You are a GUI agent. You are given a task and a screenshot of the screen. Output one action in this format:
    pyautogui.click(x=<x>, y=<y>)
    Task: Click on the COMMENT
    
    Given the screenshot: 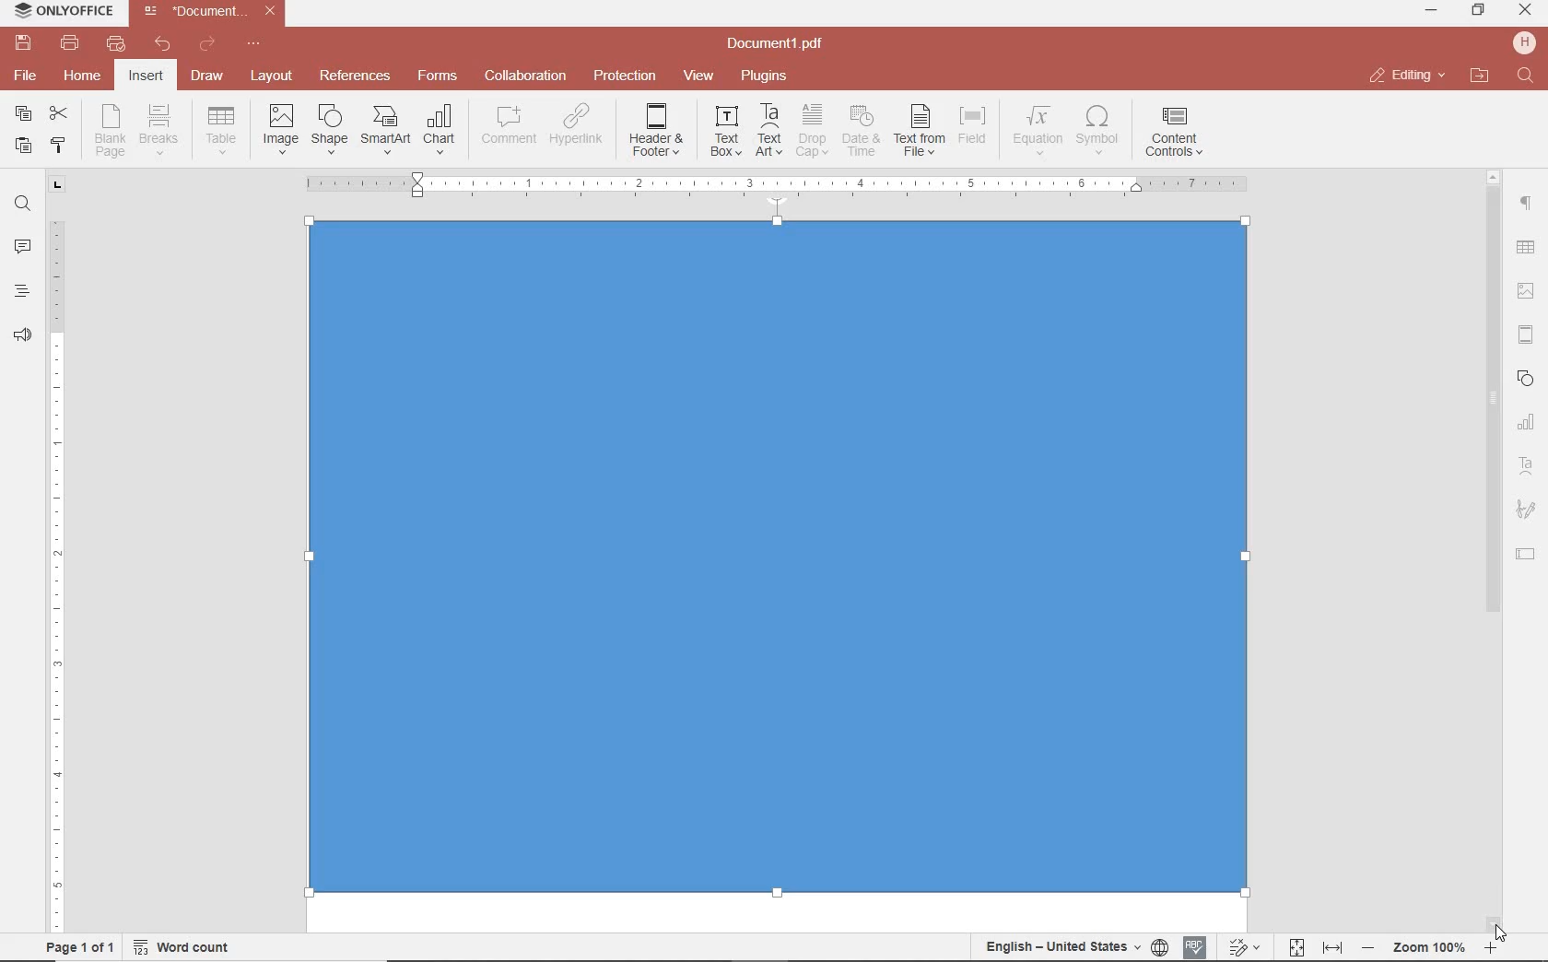 What is the action you would take?
    pyautogui.click(x=510, y=125)
    